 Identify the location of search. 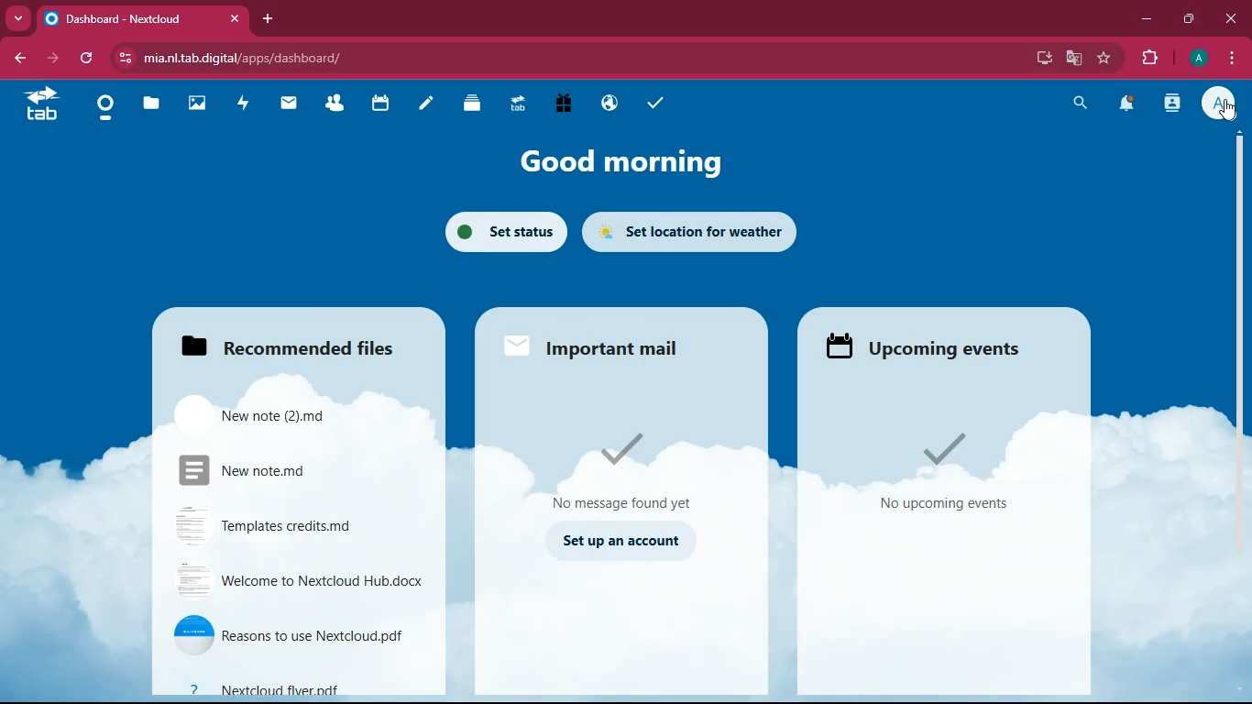
(1079, 103).